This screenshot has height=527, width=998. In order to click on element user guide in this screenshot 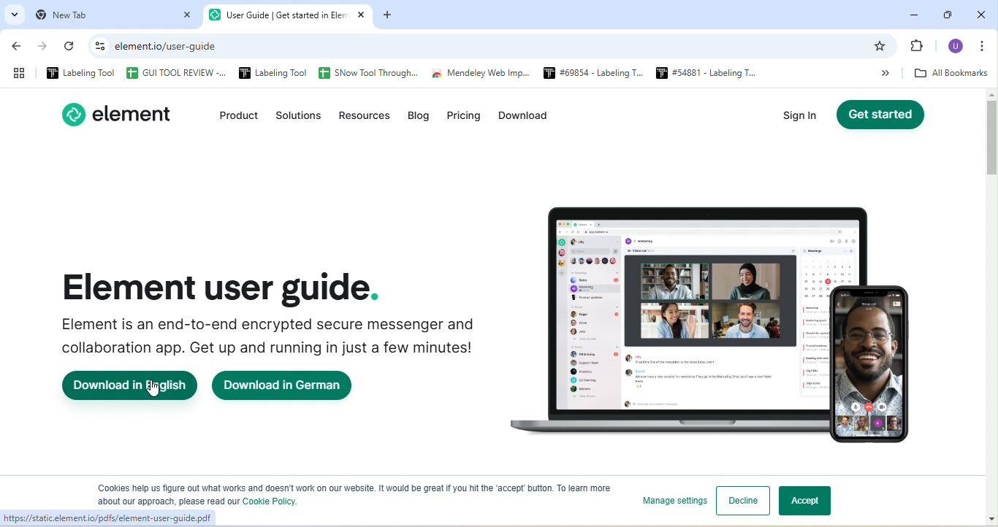, I will do `click(225, 285)`.